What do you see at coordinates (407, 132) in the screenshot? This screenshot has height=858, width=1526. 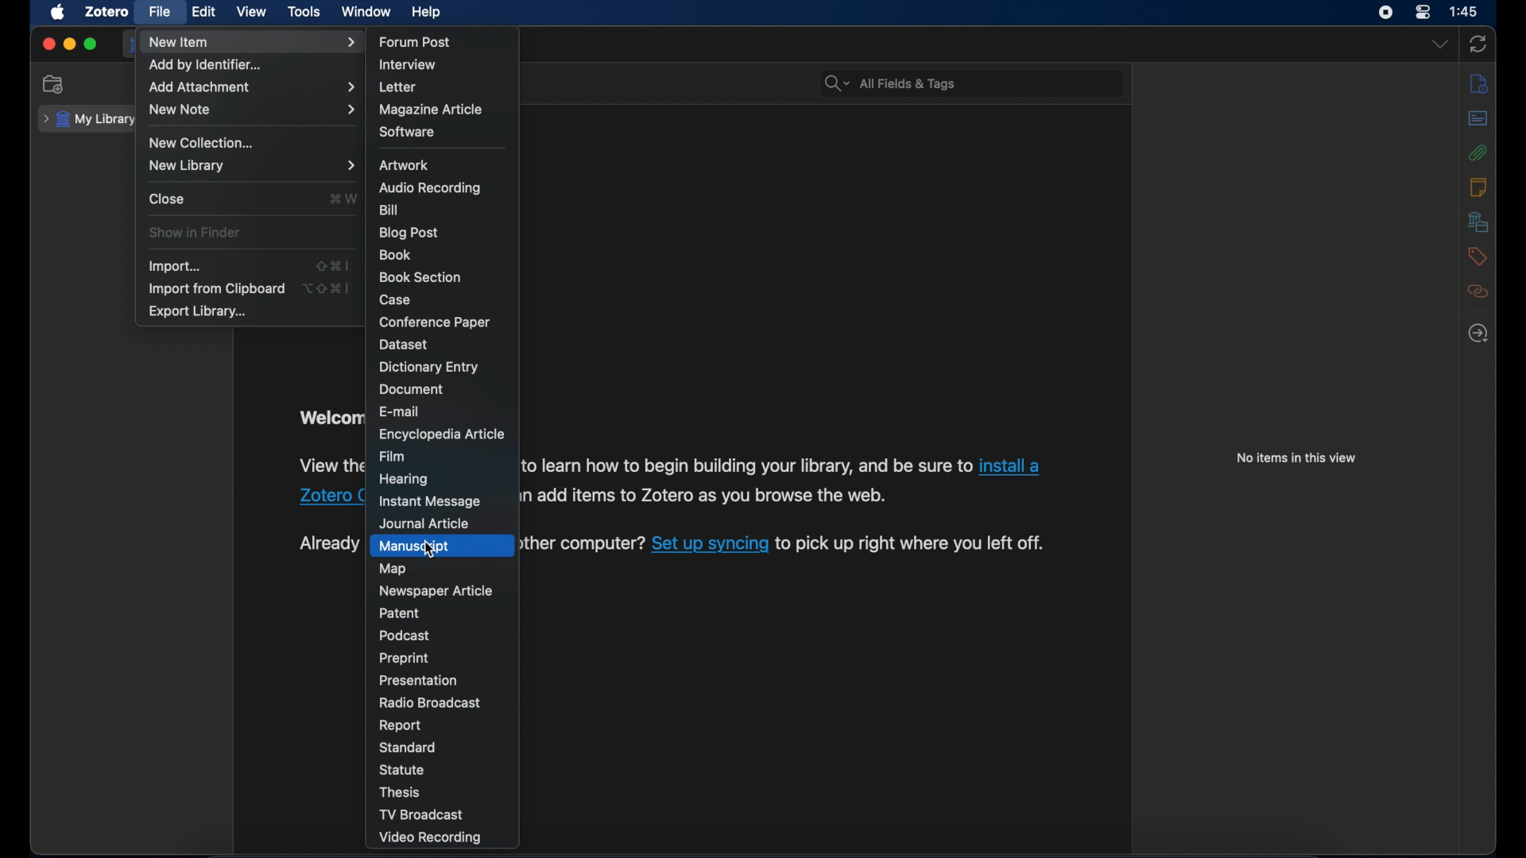 I see `software` at bounding box center [407, 132].